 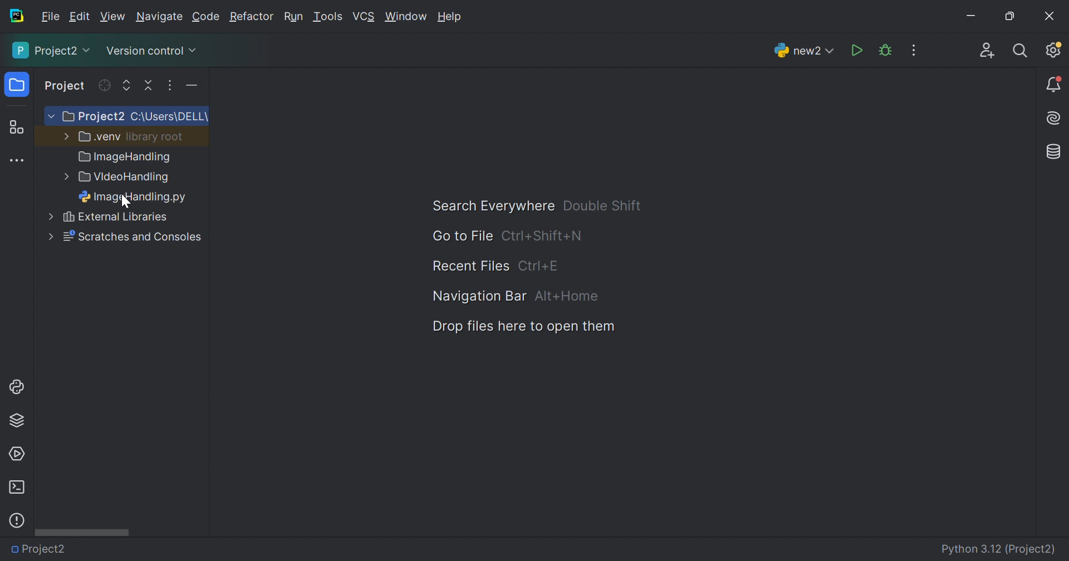 I want to click on VideoHandling.py, so click(x=140, y=548).